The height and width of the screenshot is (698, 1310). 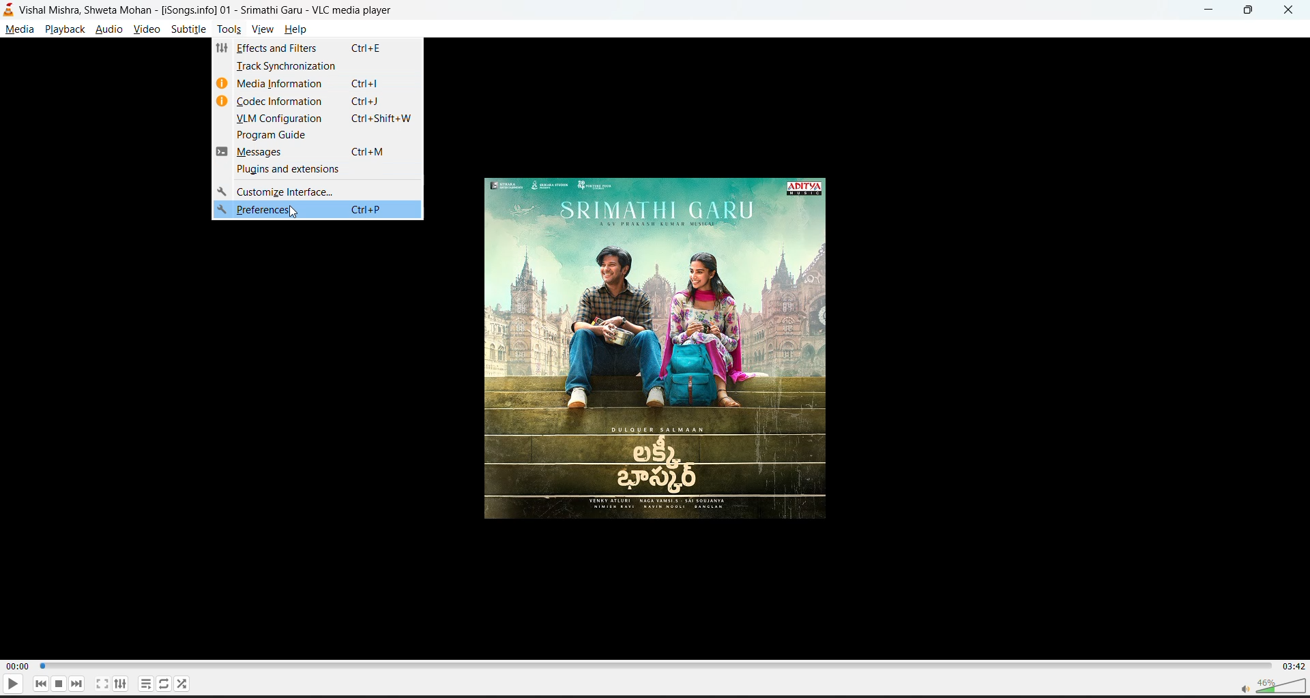 I want to click on next, so click(x=74, y=684).